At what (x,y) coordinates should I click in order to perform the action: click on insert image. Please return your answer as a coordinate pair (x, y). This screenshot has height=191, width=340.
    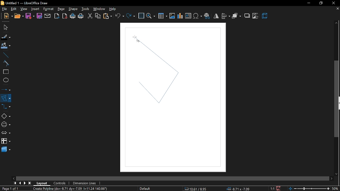
    Looking at the image, I should click on (173, 16).